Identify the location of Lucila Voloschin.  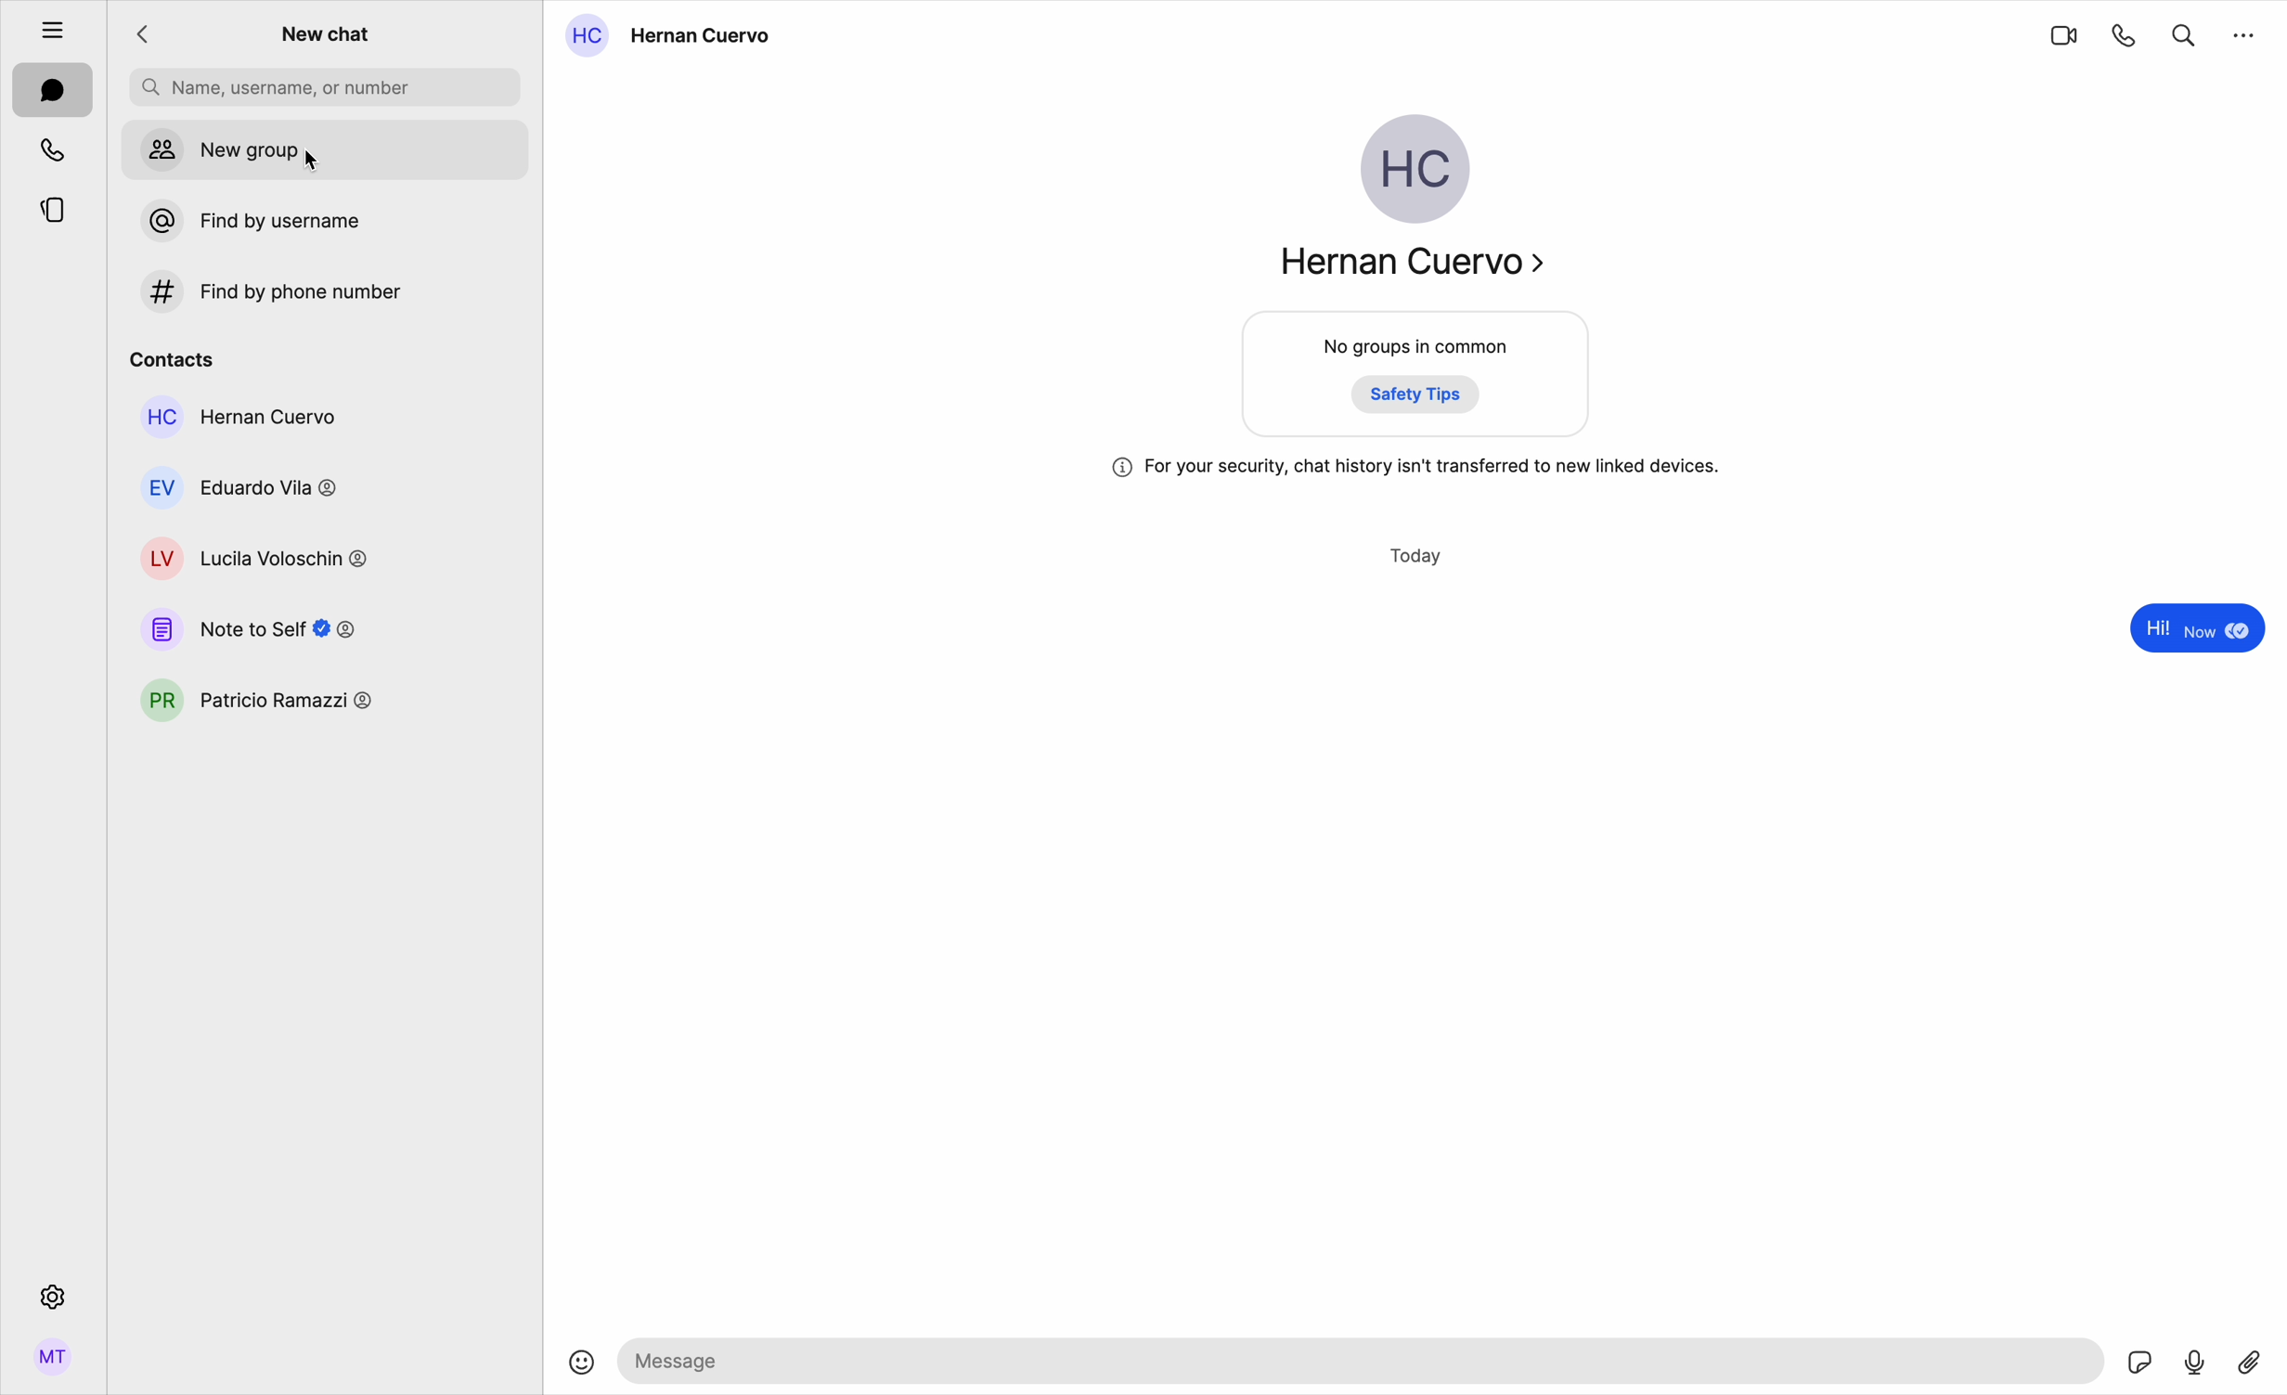
(252, 558).